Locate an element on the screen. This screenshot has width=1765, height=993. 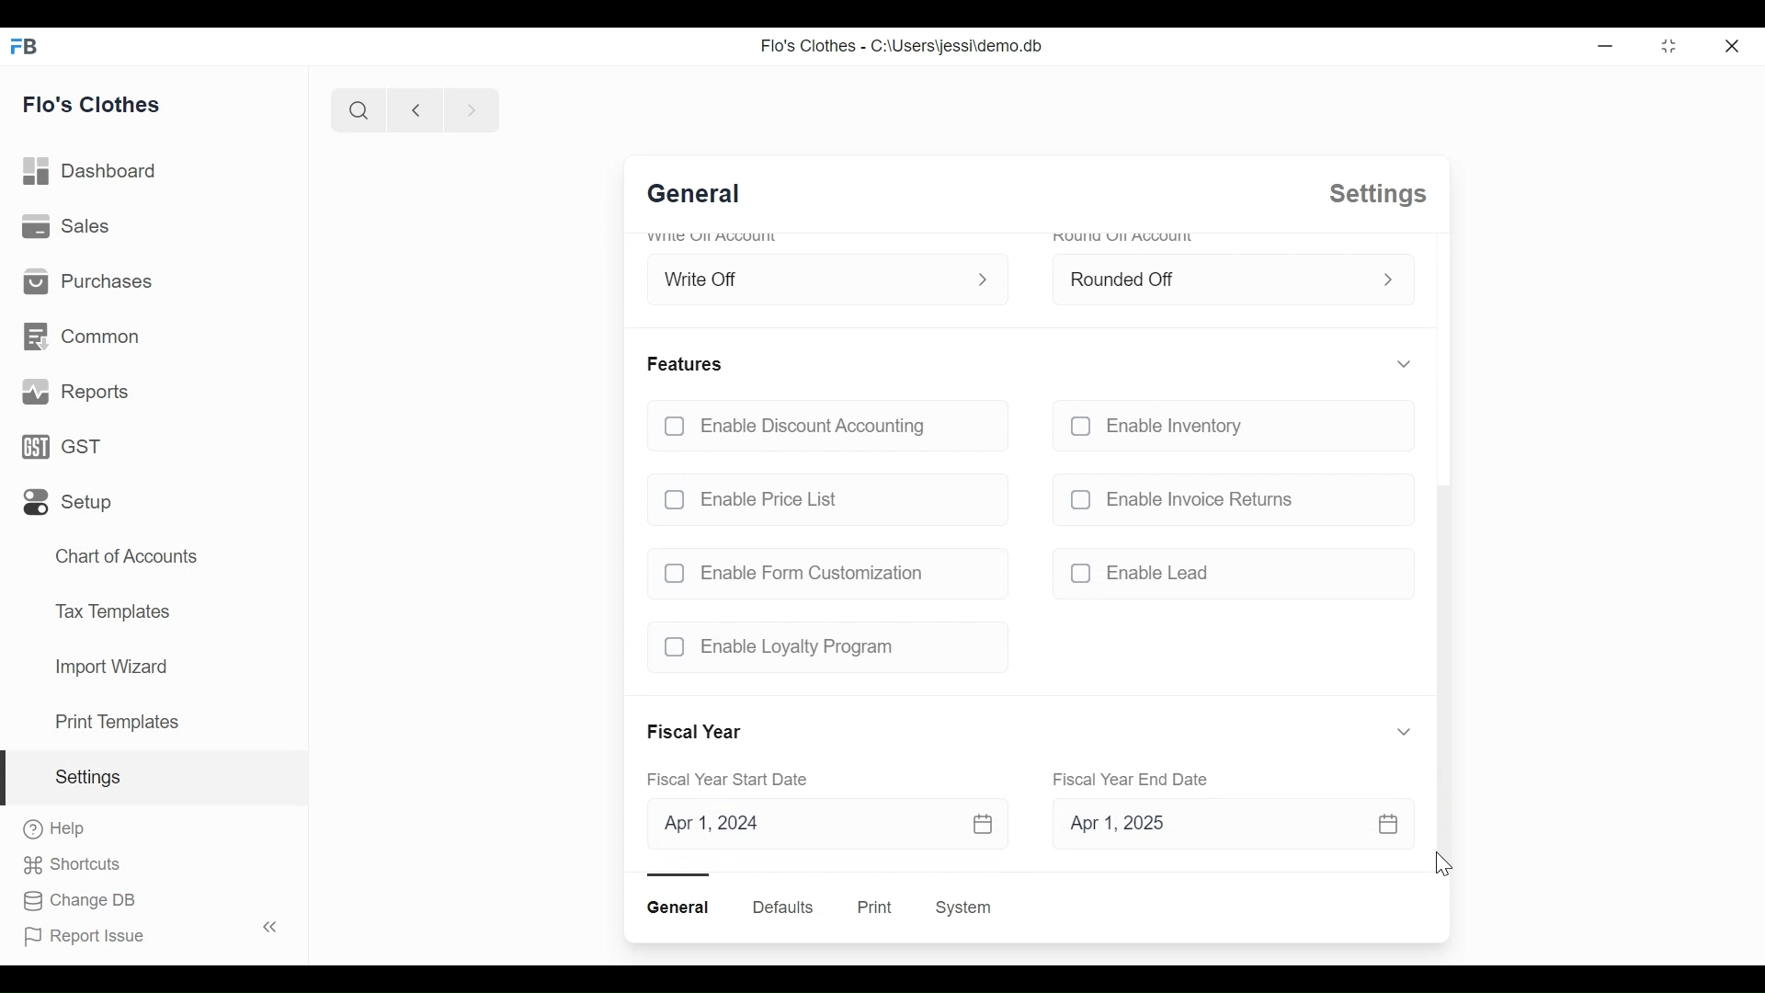
unchecked Enable Price List is located at coordinates (826, 495).